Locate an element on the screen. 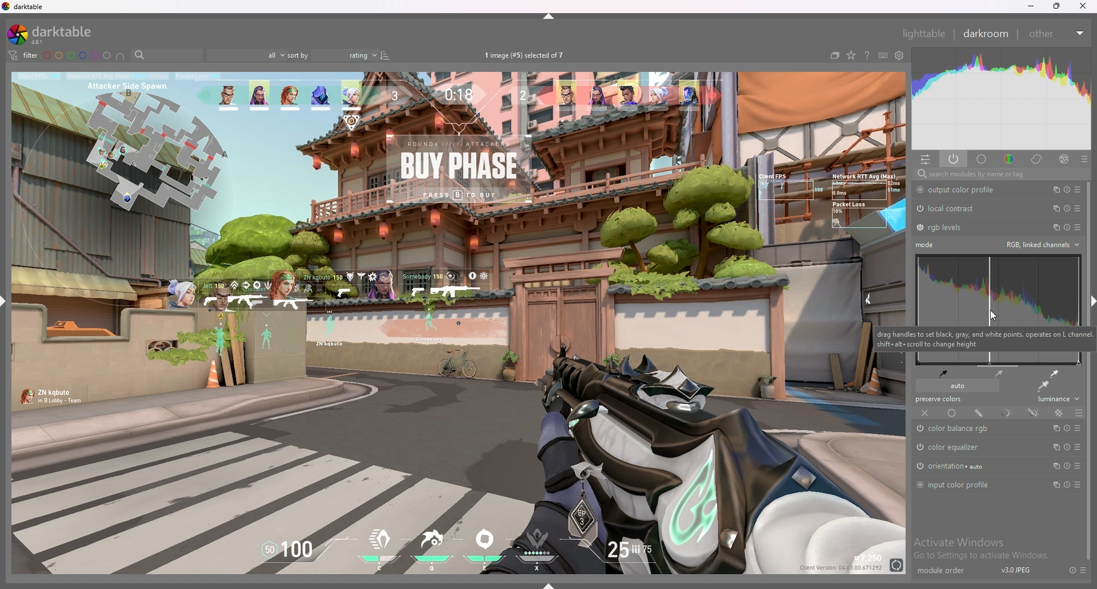 The image size is (1097, 589). collapse grouped images is located at coordinates (835, 56).